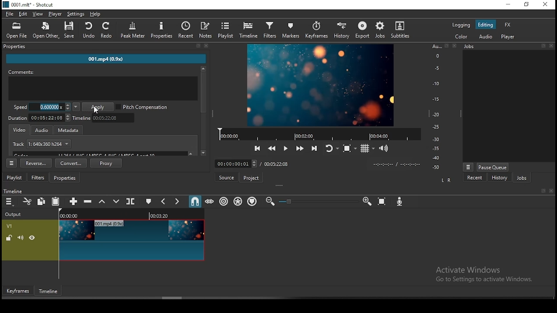 This screenshot has height=313, width=557. Describe the element at coordinates (55, 13) in the screenshot. I see `player` at that location.